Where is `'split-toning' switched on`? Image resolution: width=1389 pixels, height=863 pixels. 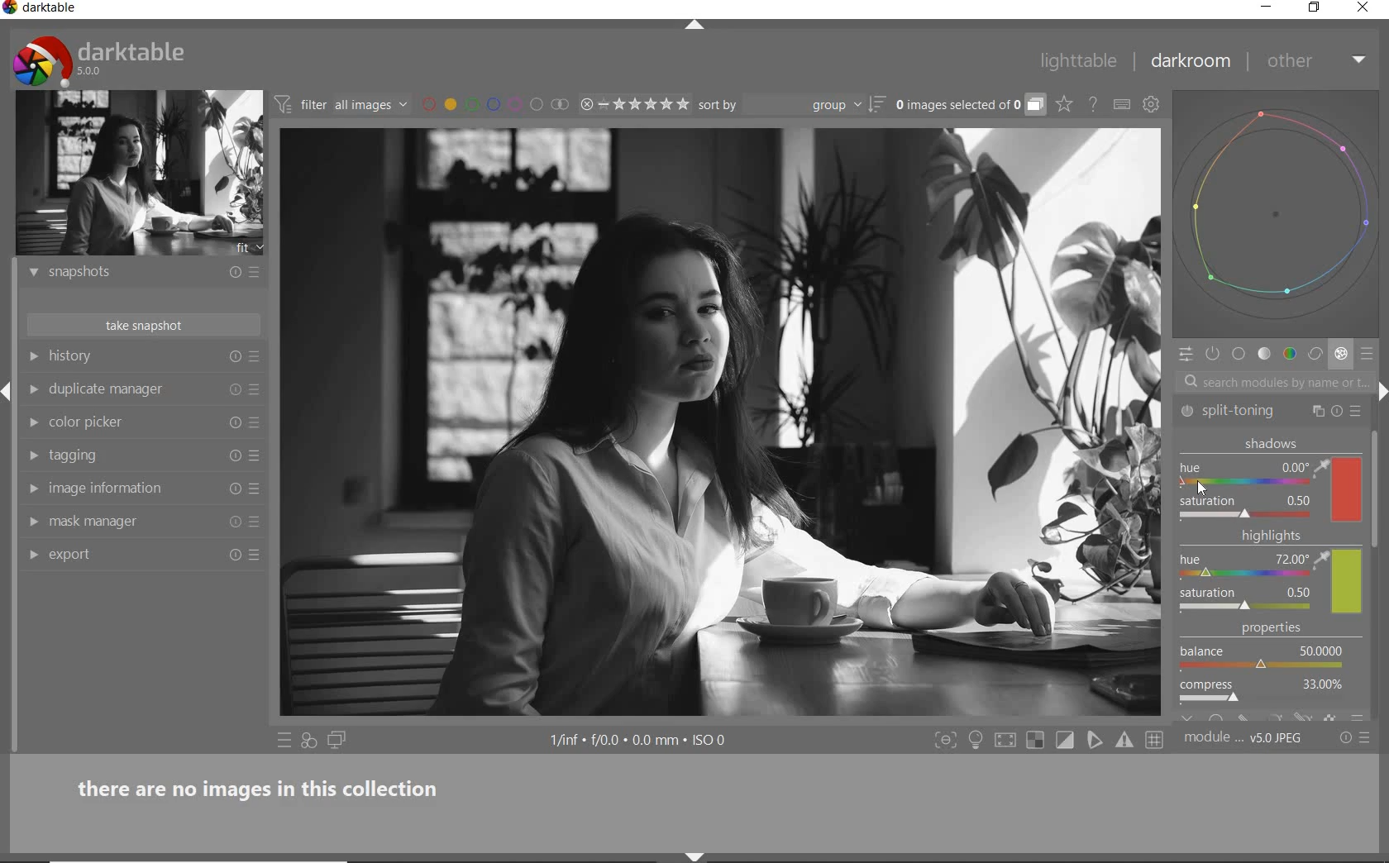
'split-toning' switched on is located at coordinates (1190, 411).